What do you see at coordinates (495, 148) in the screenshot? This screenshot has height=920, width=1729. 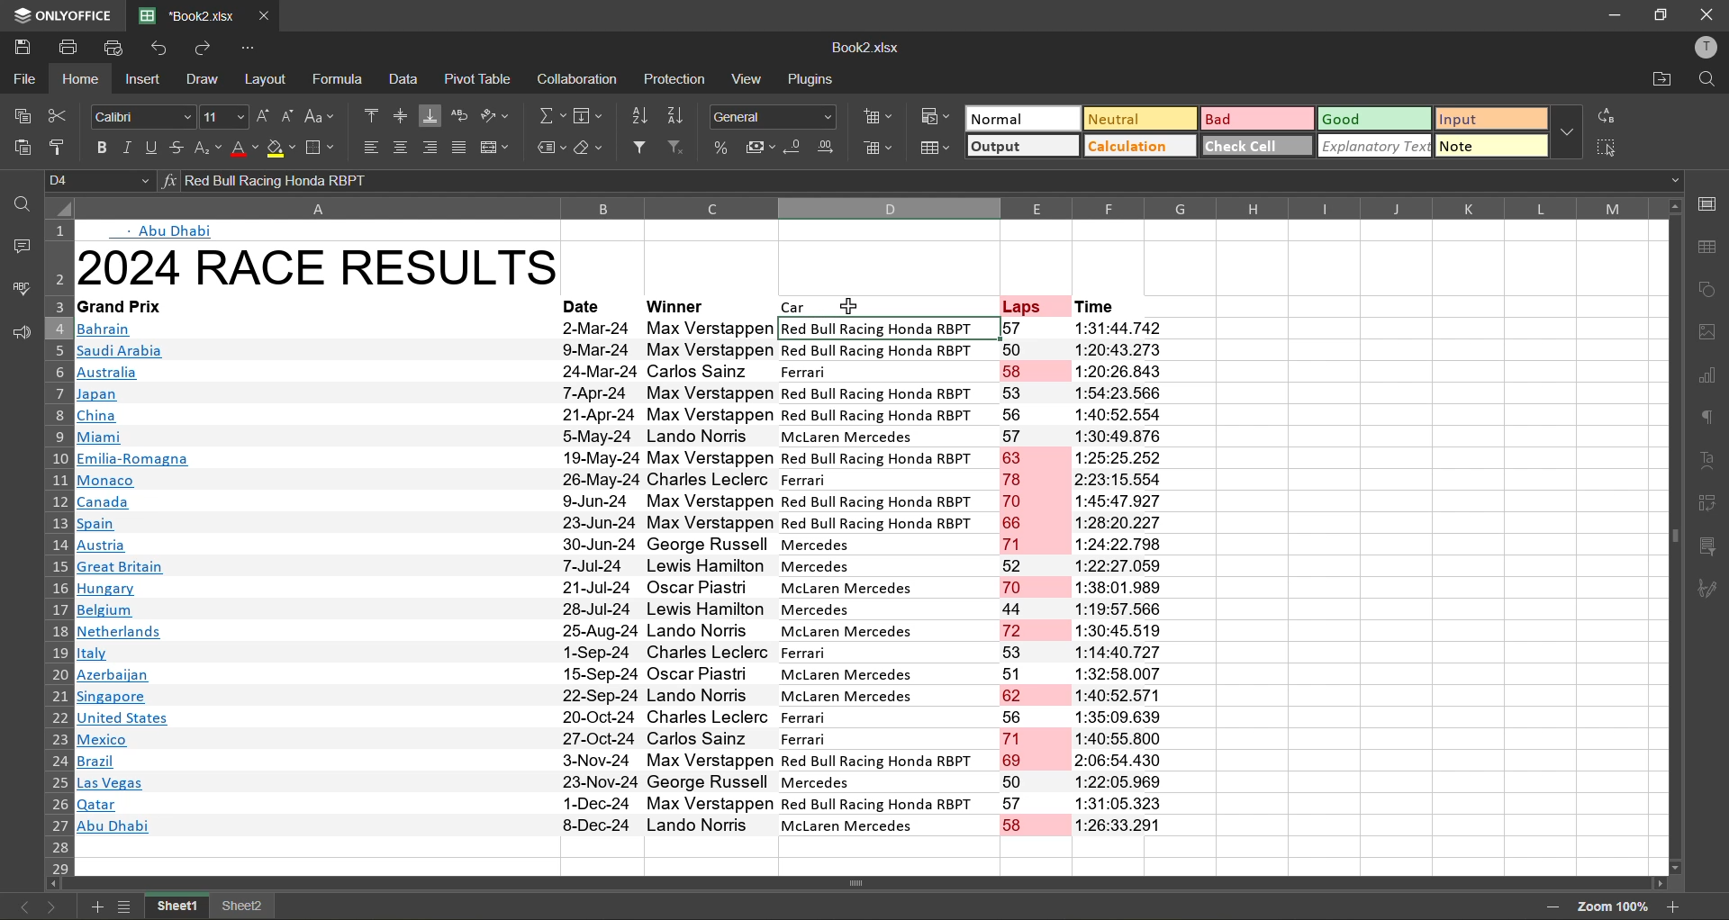 I see `merge and center` at bounding box center [495, 148].